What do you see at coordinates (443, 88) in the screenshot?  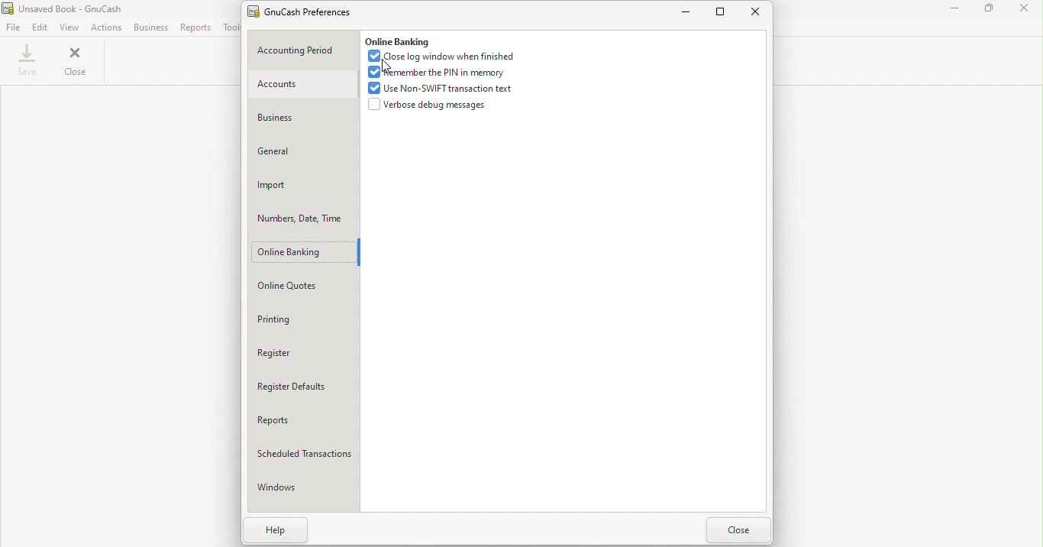 I see `Use non-swift transaction text` at bounding box center [443, 88].